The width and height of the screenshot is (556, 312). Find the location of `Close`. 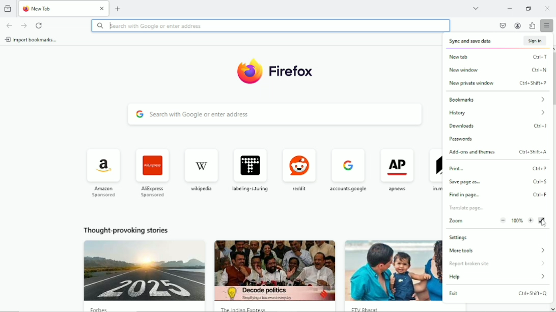

Close is located at coordinates (547, 8).